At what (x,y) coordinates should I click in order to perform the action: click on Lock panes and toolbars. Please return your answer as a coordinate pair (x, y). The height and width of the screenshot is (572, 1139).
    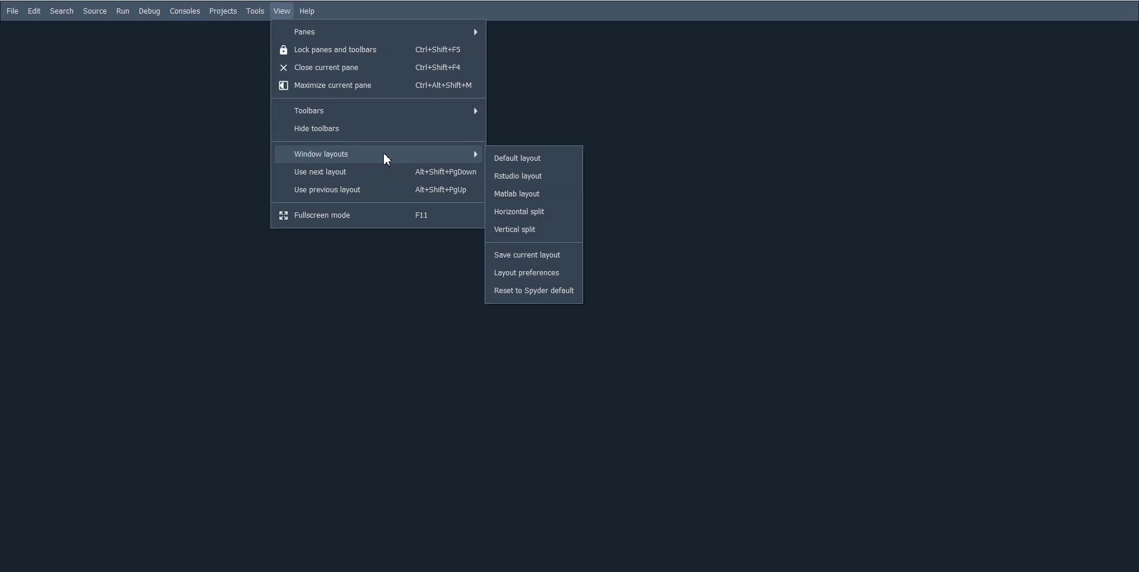
    Looking at the image, I should click on (378, 49).